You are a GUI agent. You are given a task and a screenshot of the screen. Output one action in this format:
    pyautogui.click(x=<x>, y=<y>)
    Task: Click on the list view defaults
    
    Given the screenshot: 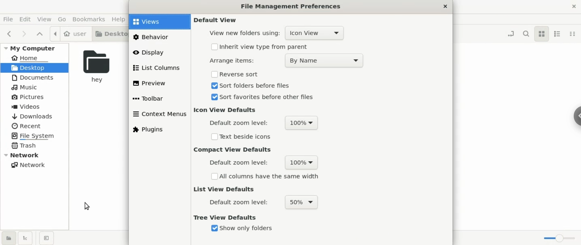 What is the action you would take?
    pyautogui.click(x=226, y=190)
    